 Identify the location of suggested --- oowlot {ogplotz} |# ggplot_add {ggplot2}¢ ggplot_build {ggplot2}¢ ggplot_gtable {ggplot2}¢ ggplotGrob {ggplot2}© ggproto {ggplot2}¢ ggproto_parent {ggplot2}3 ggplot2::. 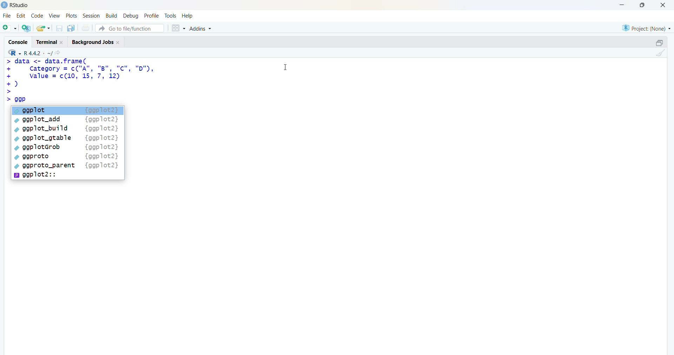
(68, 143).